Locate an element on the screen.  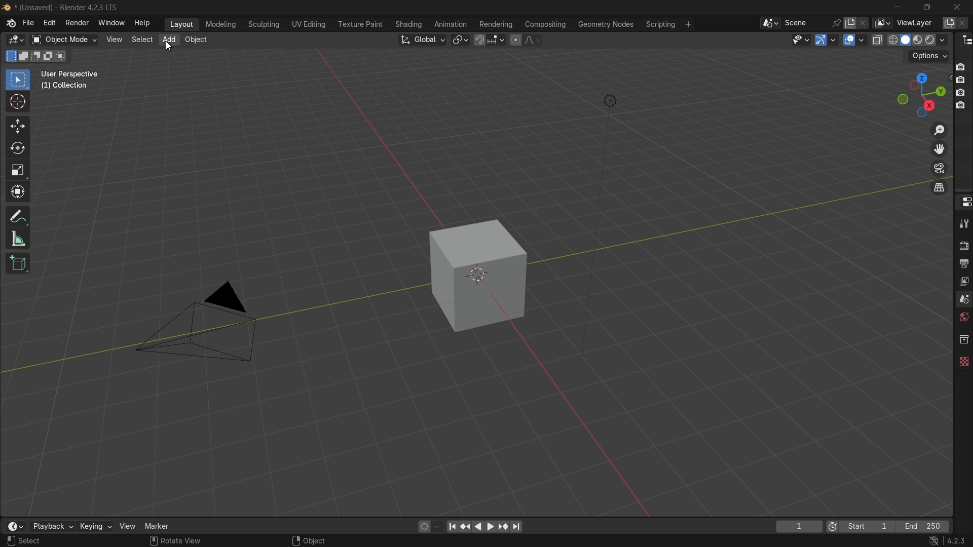
light is located at coordinates (607, 103).